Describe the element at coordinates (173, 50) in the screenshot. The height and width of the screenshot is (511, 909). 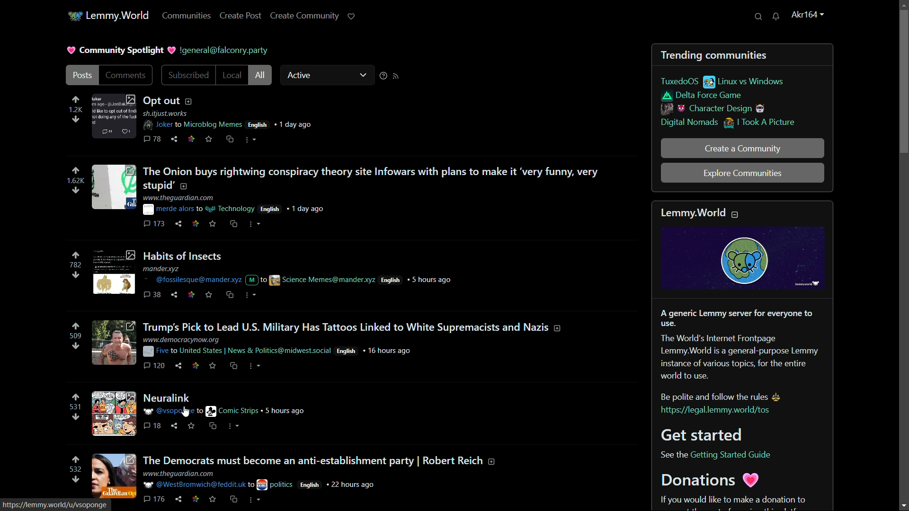
I see `heart` at that location.